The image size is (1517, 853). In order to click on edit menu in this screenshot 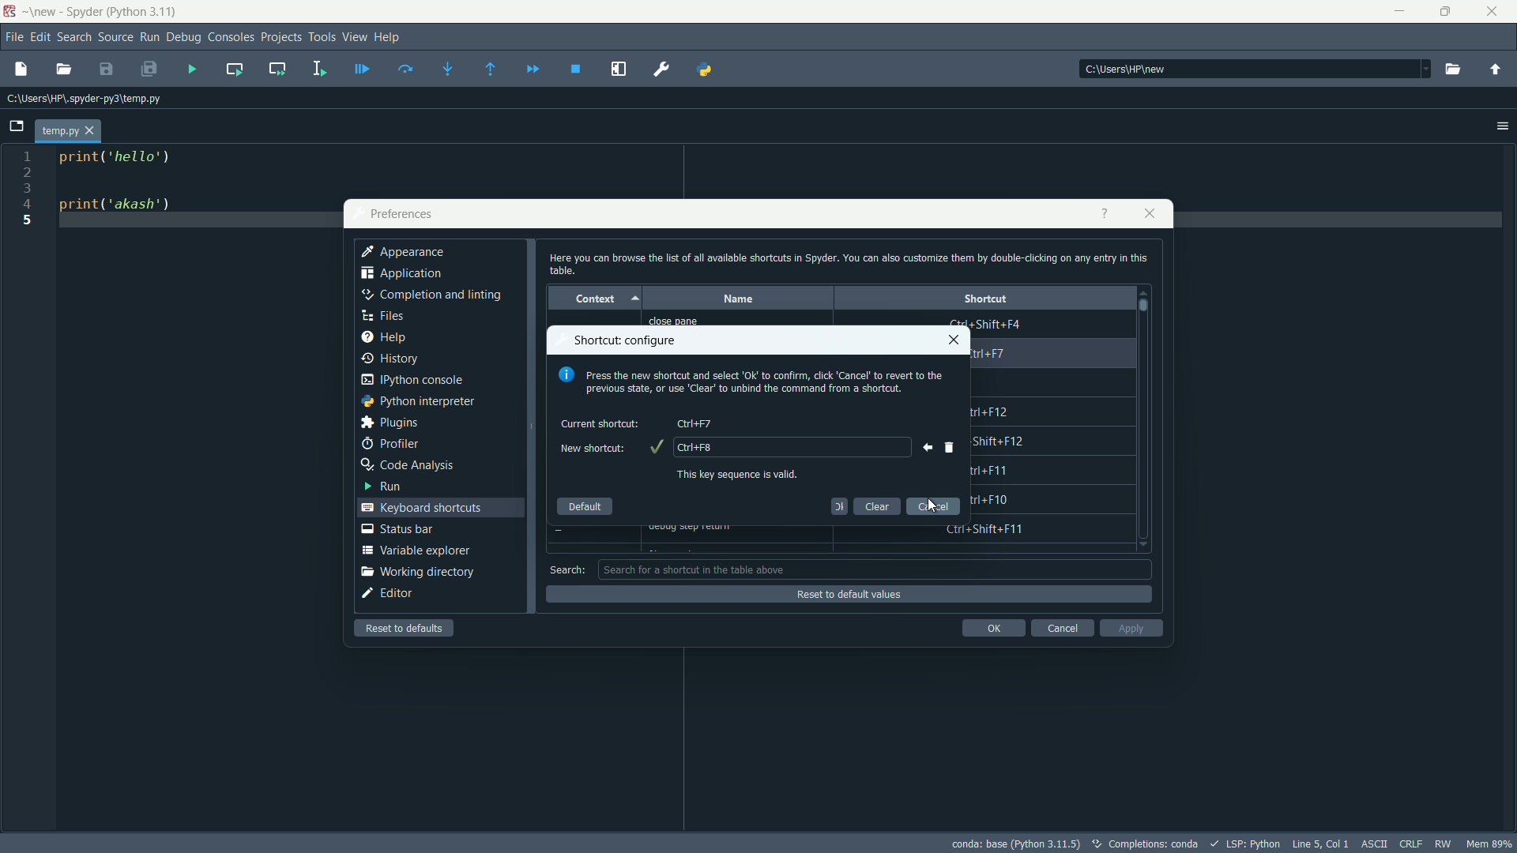, I will do `click(40, 37)`.